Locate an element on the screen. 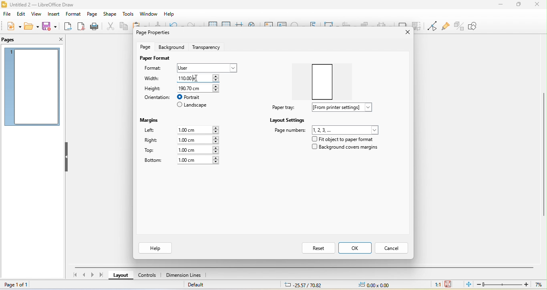  landscape is located at coordinates (193, 106).